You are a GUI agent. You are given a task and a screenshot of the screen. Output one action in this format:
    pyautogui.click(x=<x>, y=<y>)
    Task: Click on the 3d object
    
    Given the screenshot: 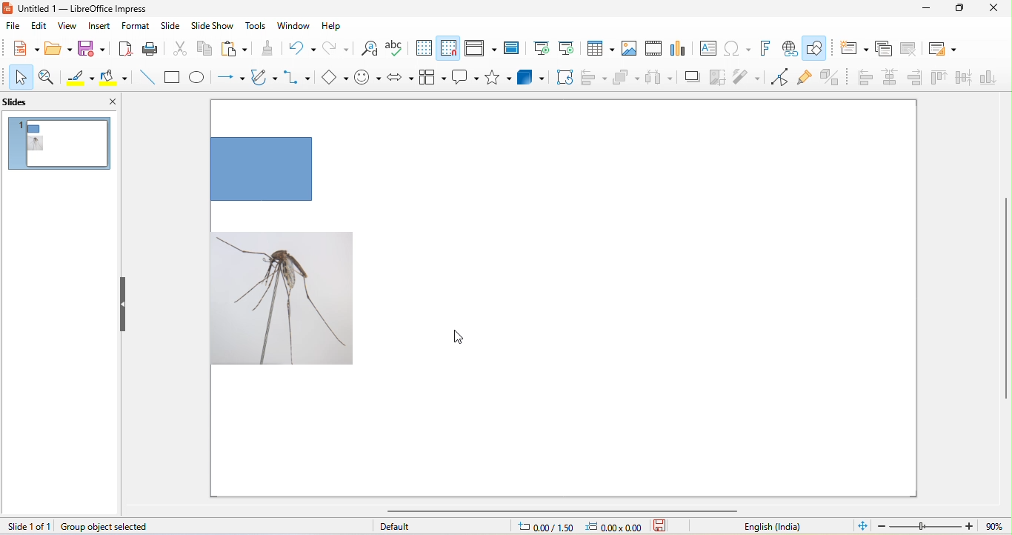 What is the action you would take?
    pyautogui.click(x=533, y=77)
    